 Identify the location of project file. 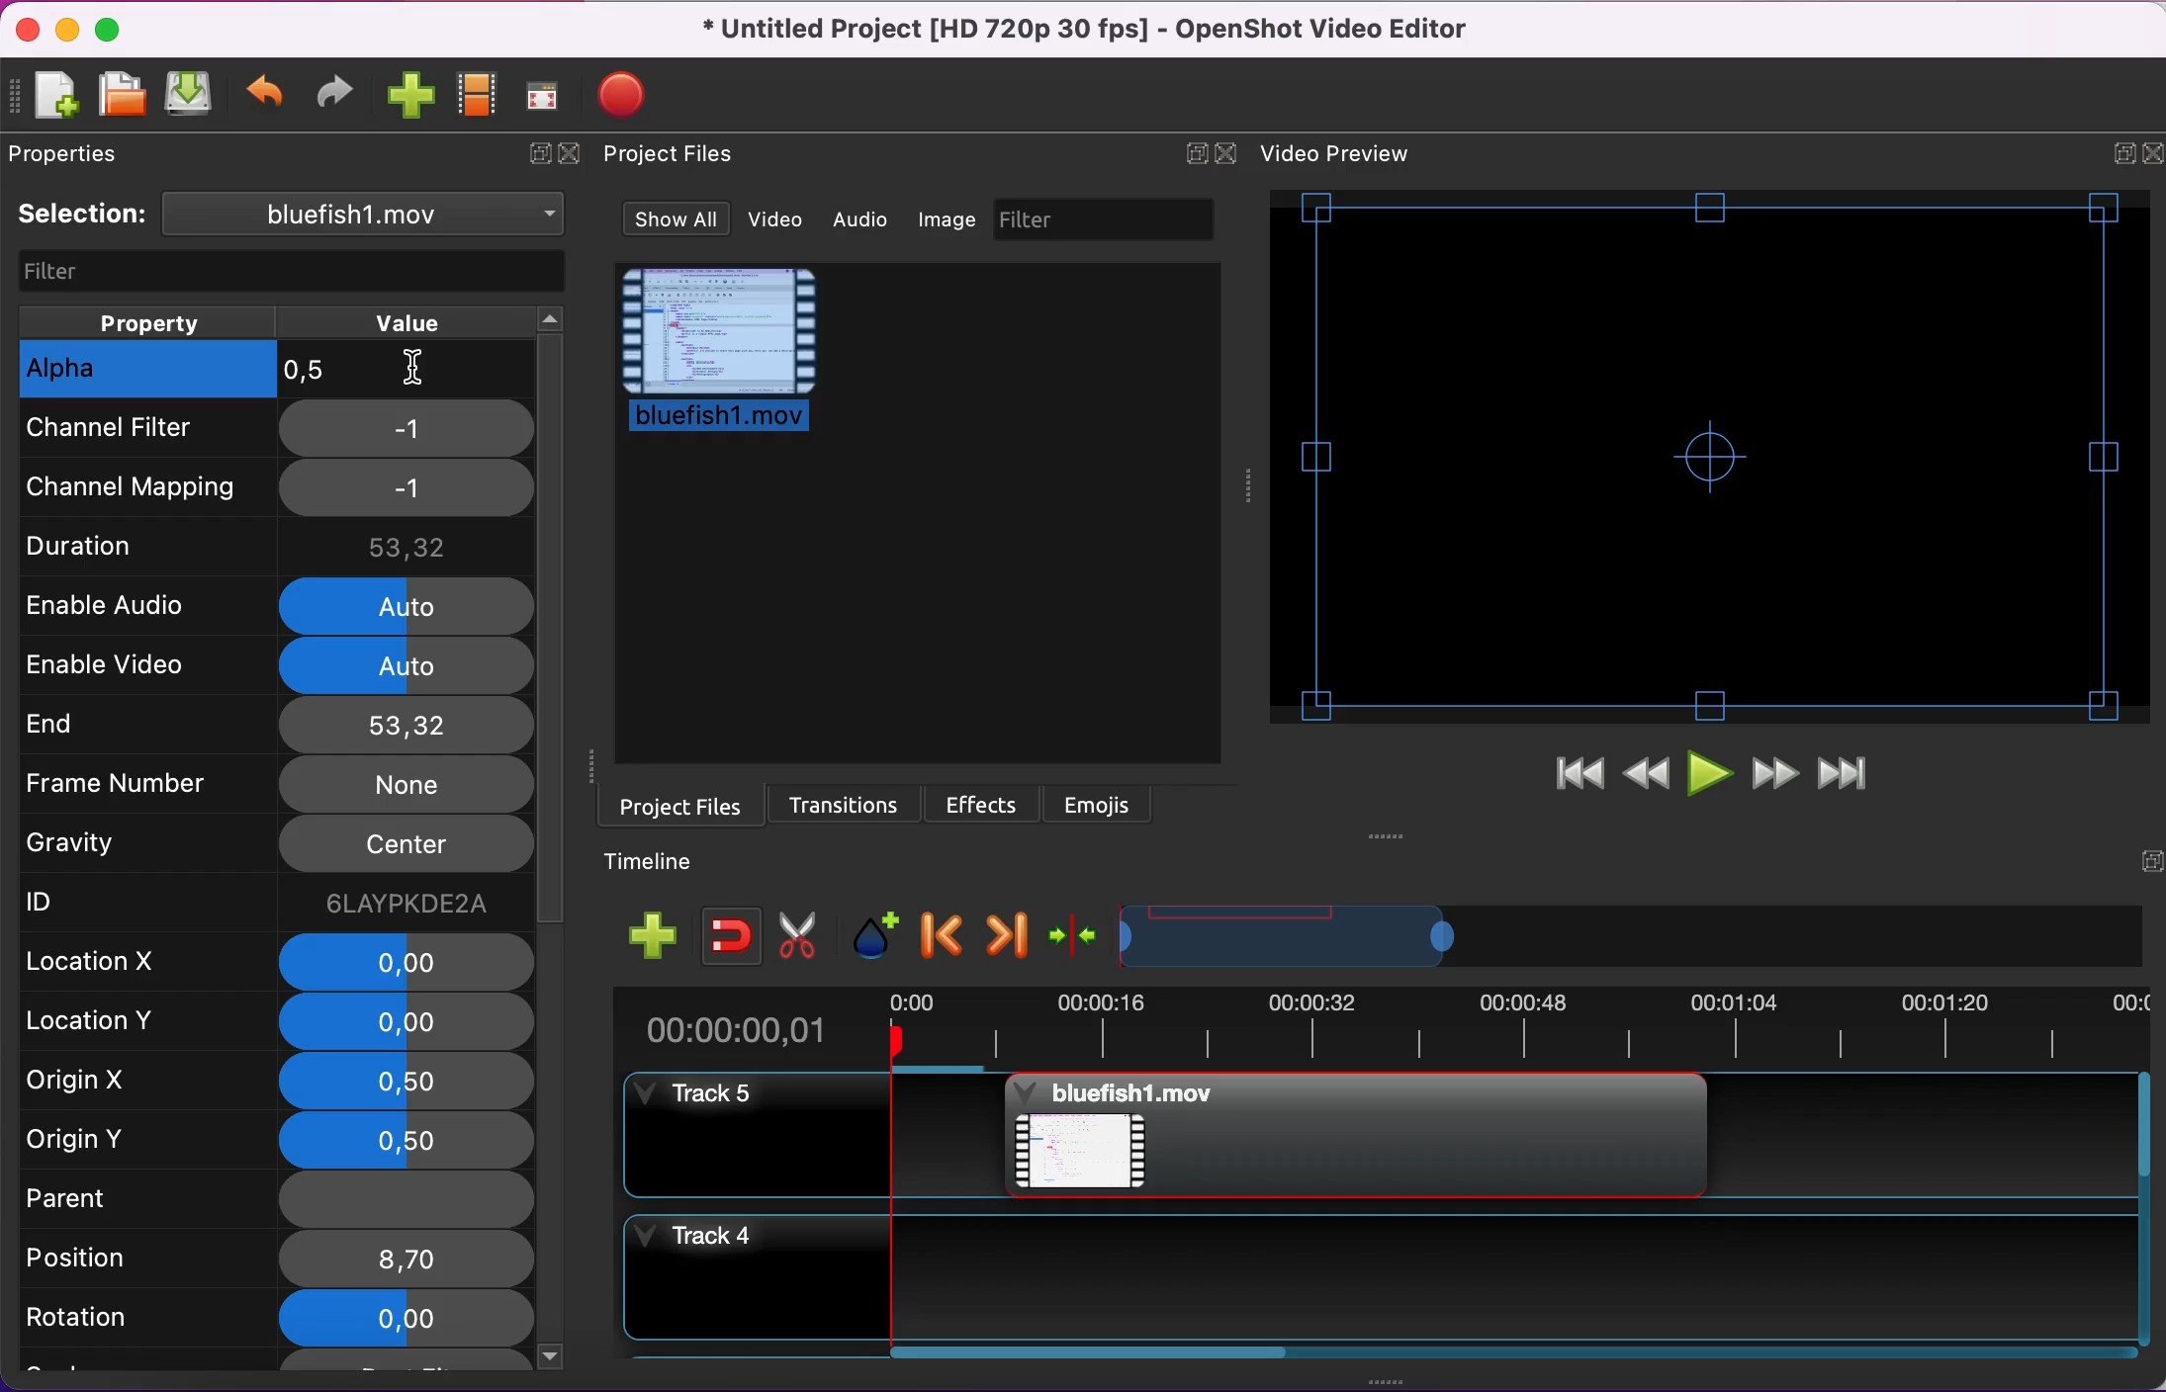
(722, 351).